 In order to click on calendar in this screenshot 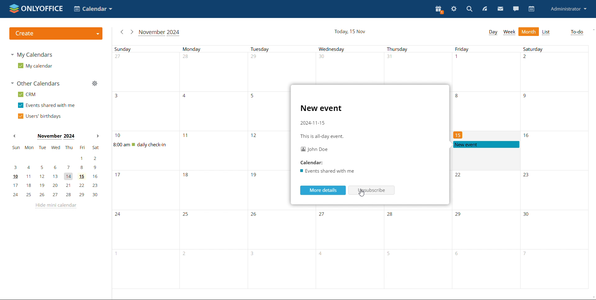, I will do `click(531, 9)`.